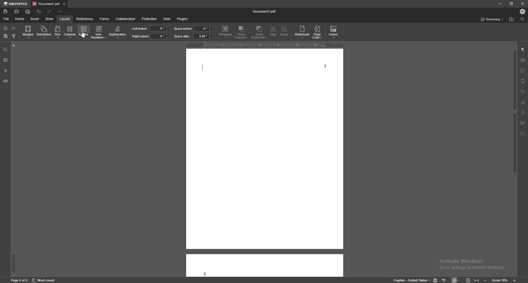 The height and width of the screenshot is (283, 528). What do you see at coordinates (5, 81) in the screenshot?
I see `feedback` at bounding box center [5, 81].